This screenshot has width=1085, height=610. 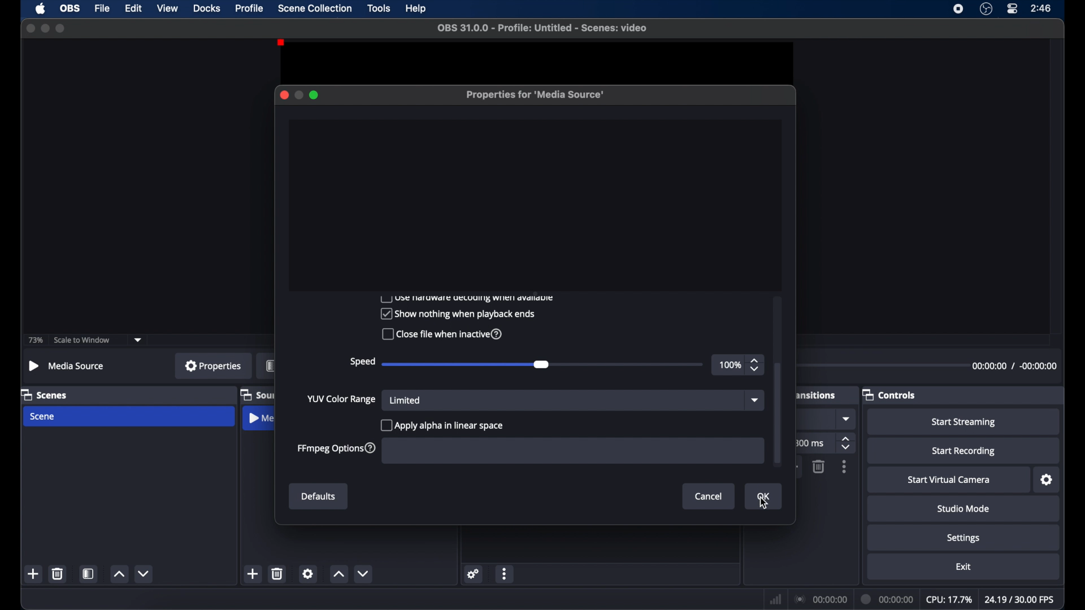 What do you see at coordinates (406, 400) in the screenshot?
I see `limited` at bounding box center [406, 400].